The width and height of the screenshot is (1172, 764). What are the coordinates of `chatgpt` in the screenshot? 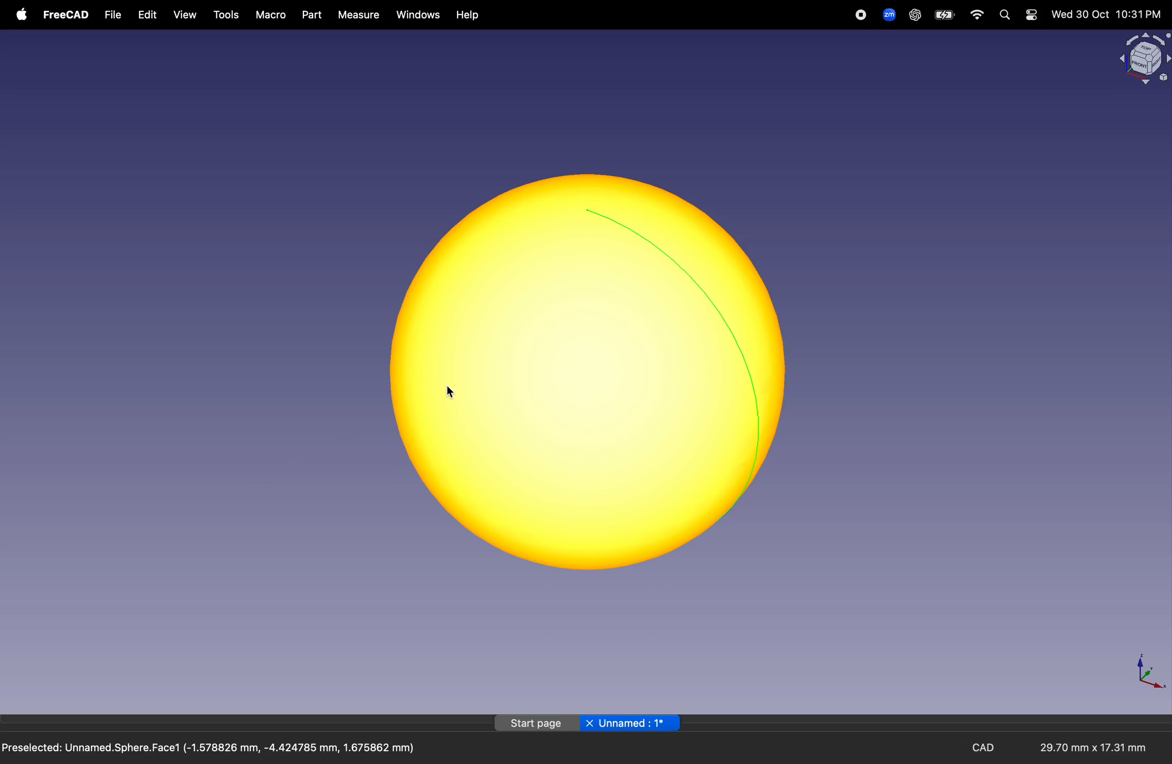 It's located at (914, 15).